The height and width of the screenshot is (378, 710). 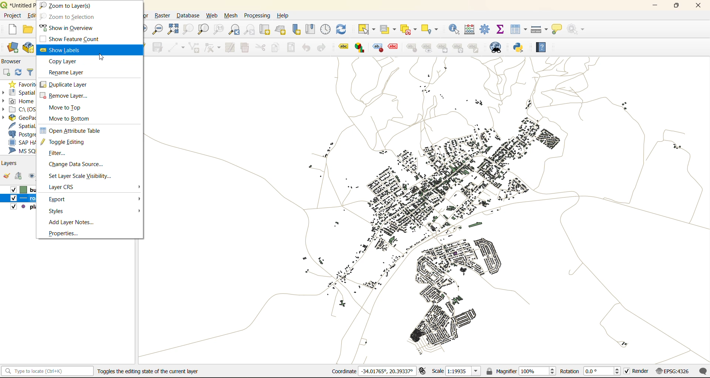 I want to click on undo, so click(x=308, y=48).